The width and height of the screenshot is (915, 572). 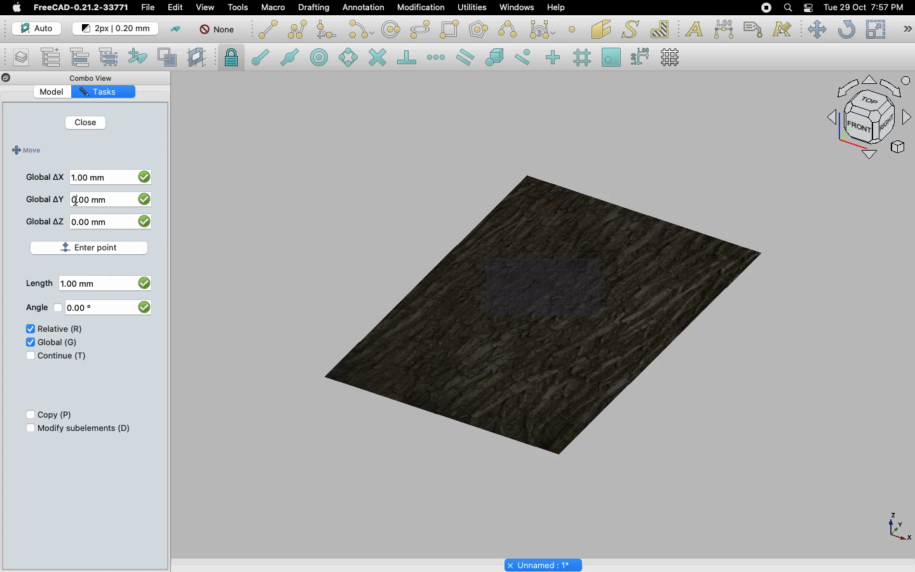 I want to click on Autogroup off, so click(x=219, y=31).